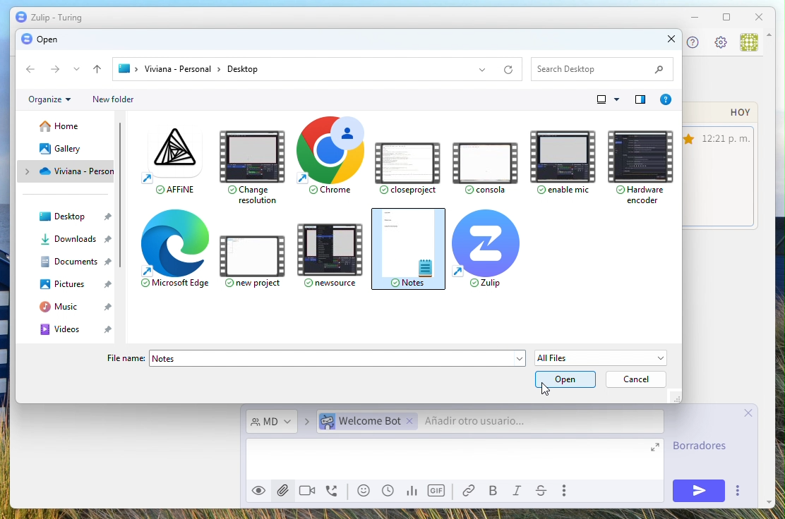  Describe the element at coordinates (409, 250) in the screenshot. I see `notes` at that location.